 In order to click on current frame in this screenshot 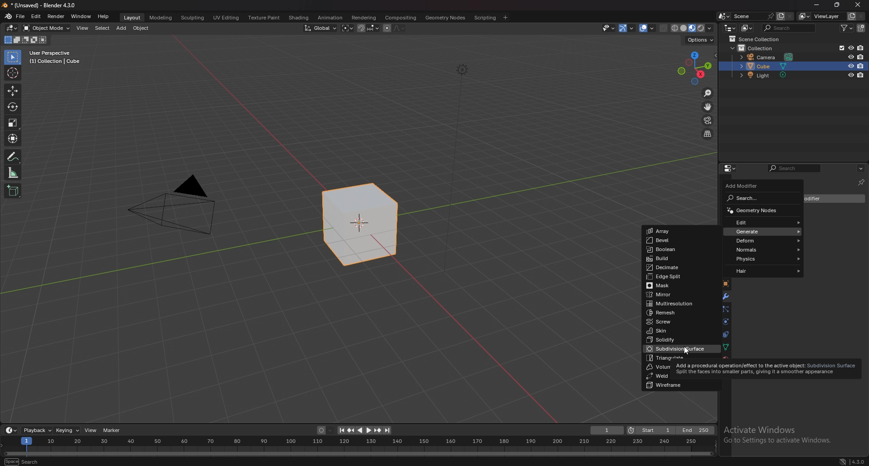, I will do `click(607, 430)`.